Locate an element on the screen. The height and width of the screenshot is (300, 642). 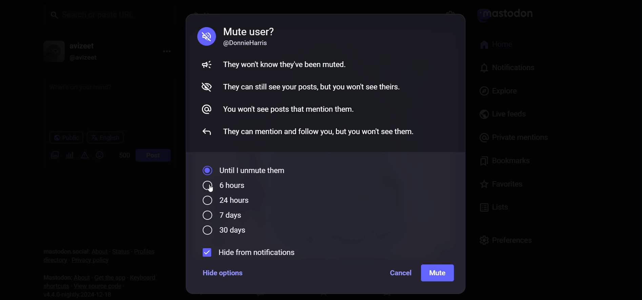
until I unmute them is located at coordinates (246, 171).